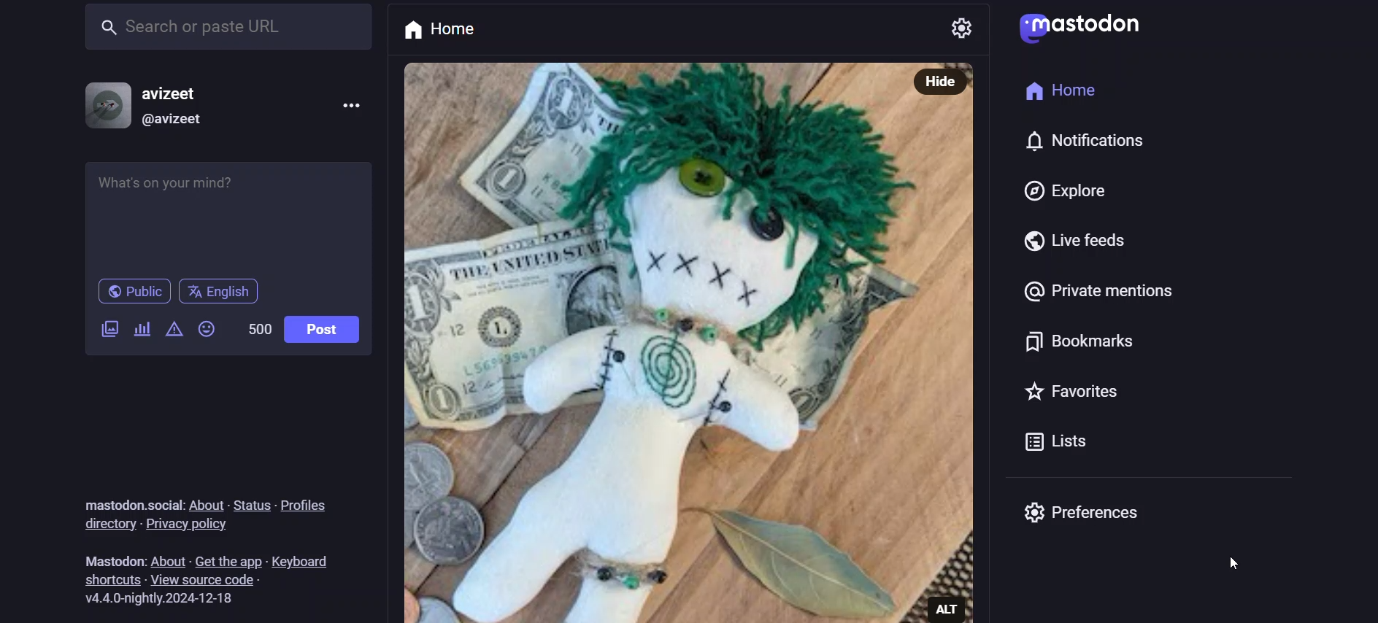 The image size is (1378, 623). Describe the element at coordinates (229, 561) in the screenshot. I see `Get the app` at that location.